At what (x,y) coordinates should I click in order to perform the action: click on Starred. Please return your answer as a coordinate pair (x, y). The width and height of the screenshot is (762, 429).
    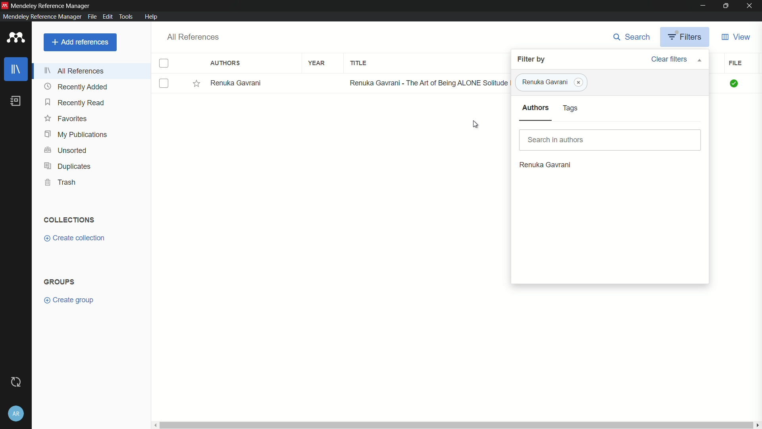
    Looking at the image, I should click on (196, 83).